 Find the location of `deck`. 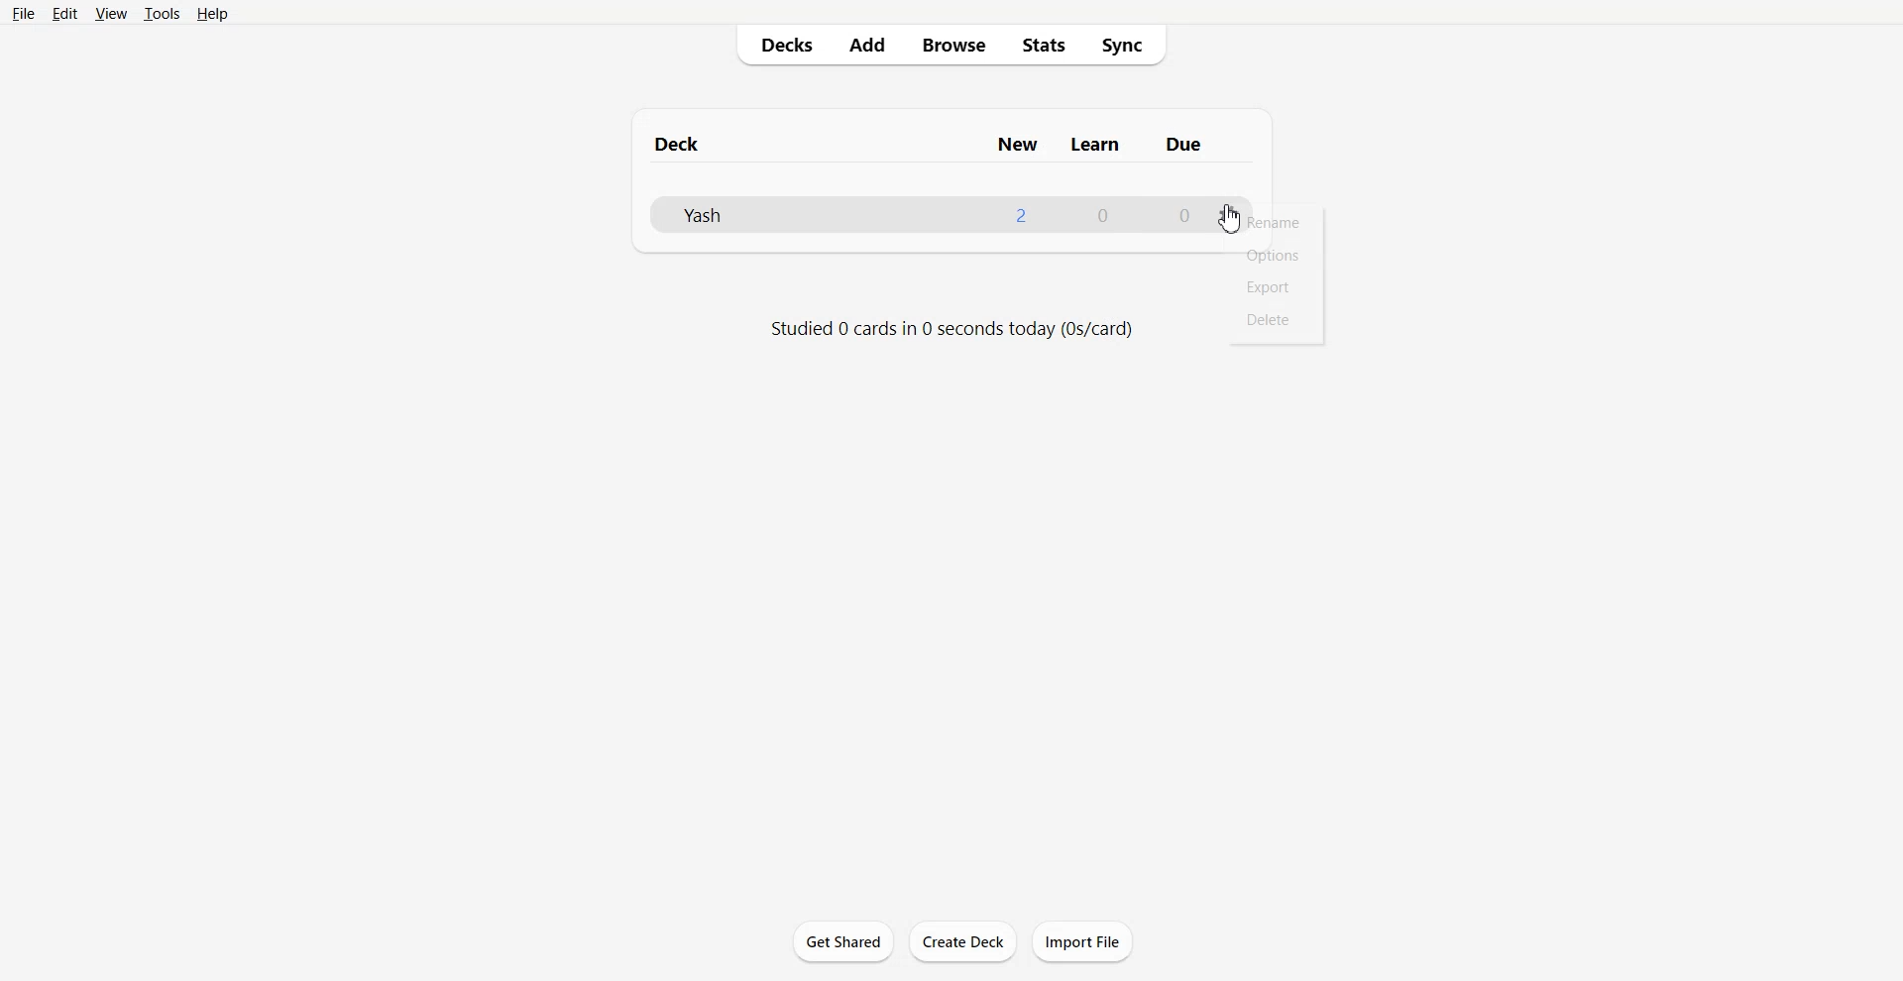

deck is located at coordinates (696, 142).